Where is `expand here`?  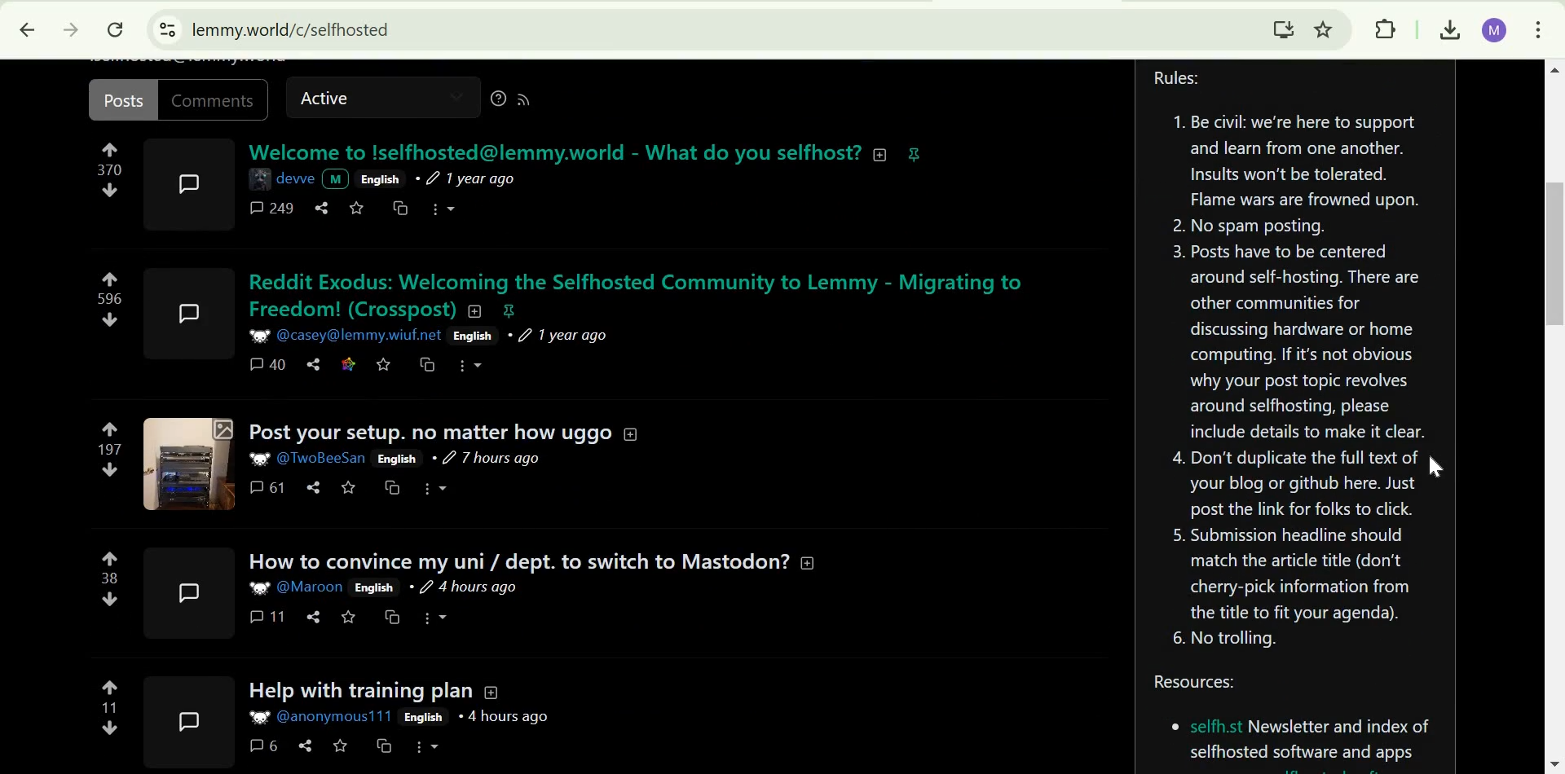
expand here is located at coordinates (190, 183).